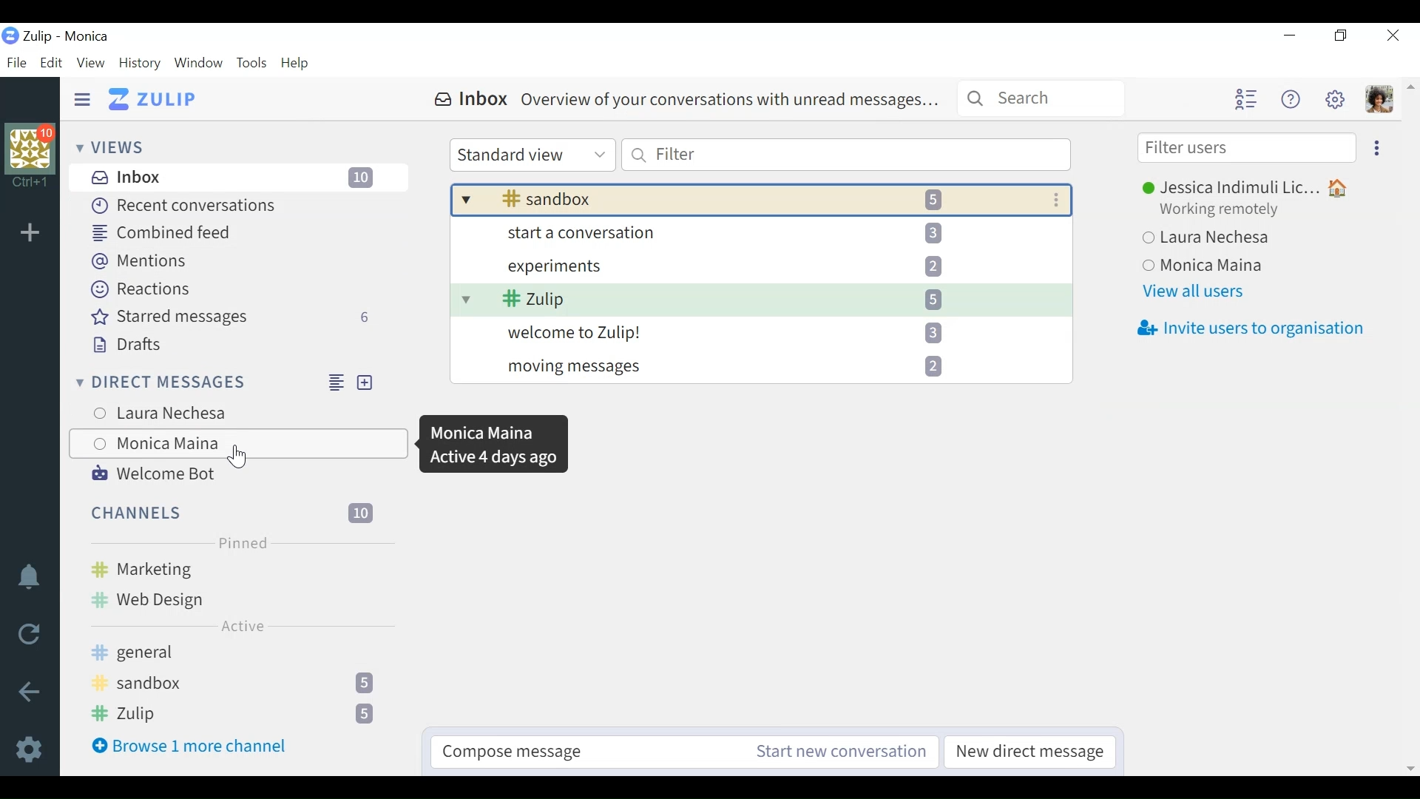  I want to click on general, so click(234, 654).